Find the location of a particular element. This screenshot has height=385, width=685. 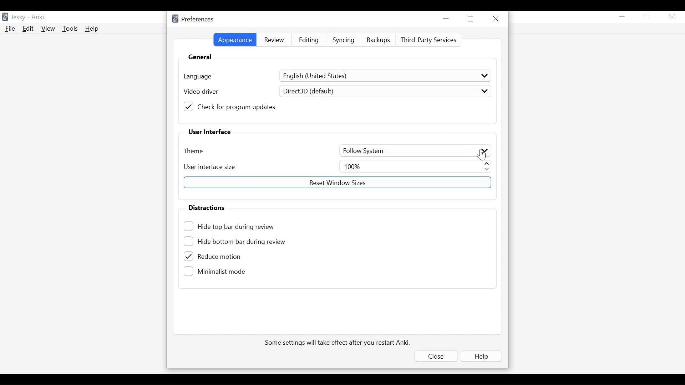

Syncing is located at coordinates (343, 41).